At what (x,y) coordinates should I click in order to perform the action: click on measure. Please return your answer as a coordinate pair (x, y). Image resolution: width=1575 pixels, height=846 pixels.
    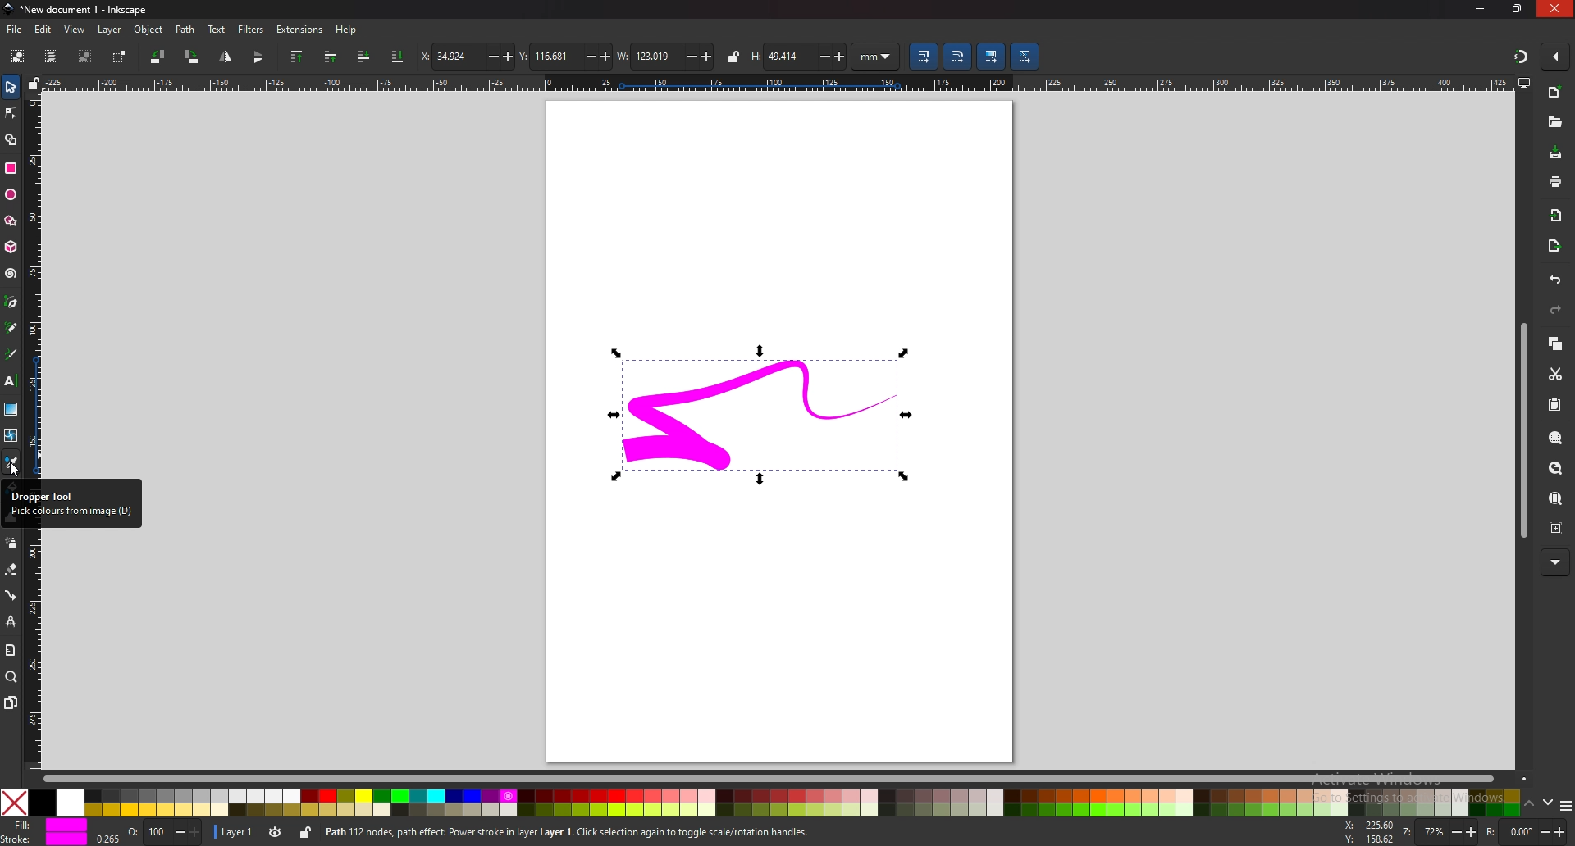
    Looking at the image, I should click on (11, 649).